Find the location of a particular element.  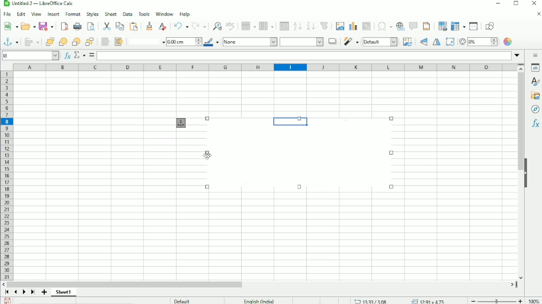

Image Resized is located at coordinates (302, 159).